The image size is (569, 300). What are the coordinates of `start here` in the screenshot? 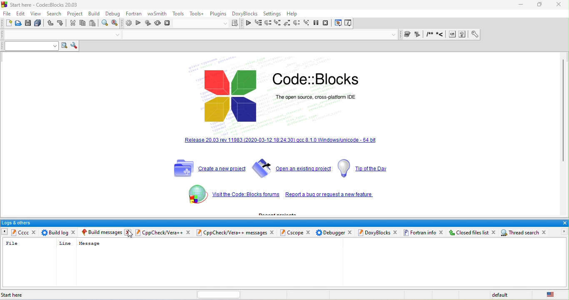 It's located at (15, 295).